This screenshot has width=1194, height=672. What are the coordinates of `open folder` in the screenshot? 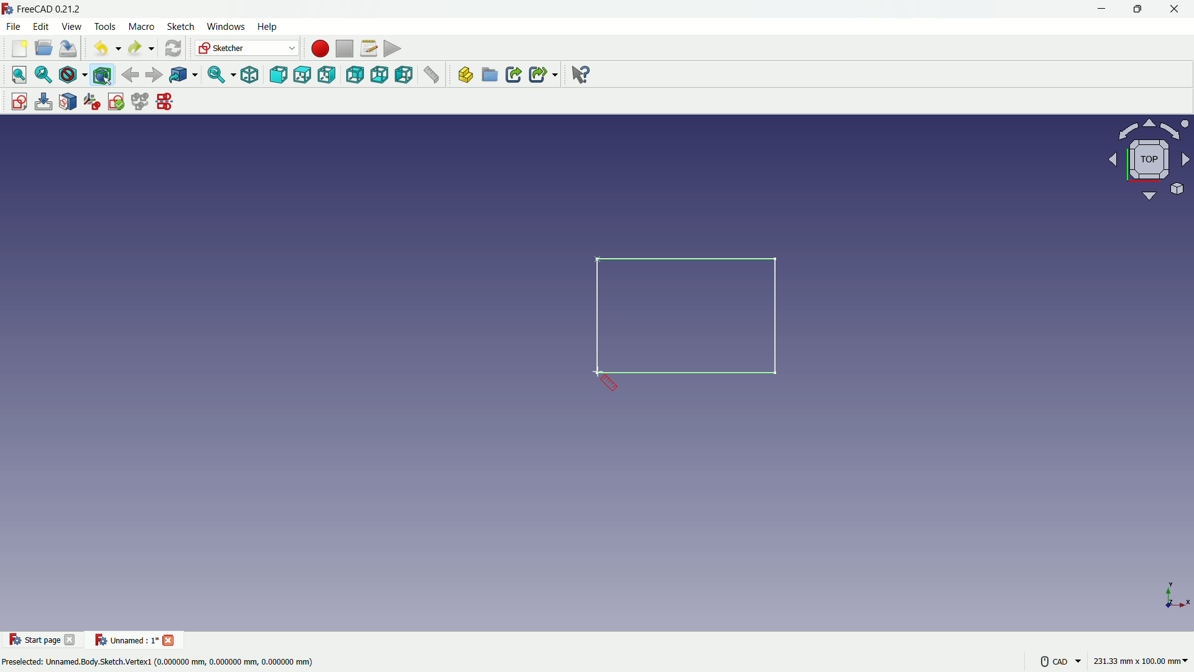 It's located at (42, 49).